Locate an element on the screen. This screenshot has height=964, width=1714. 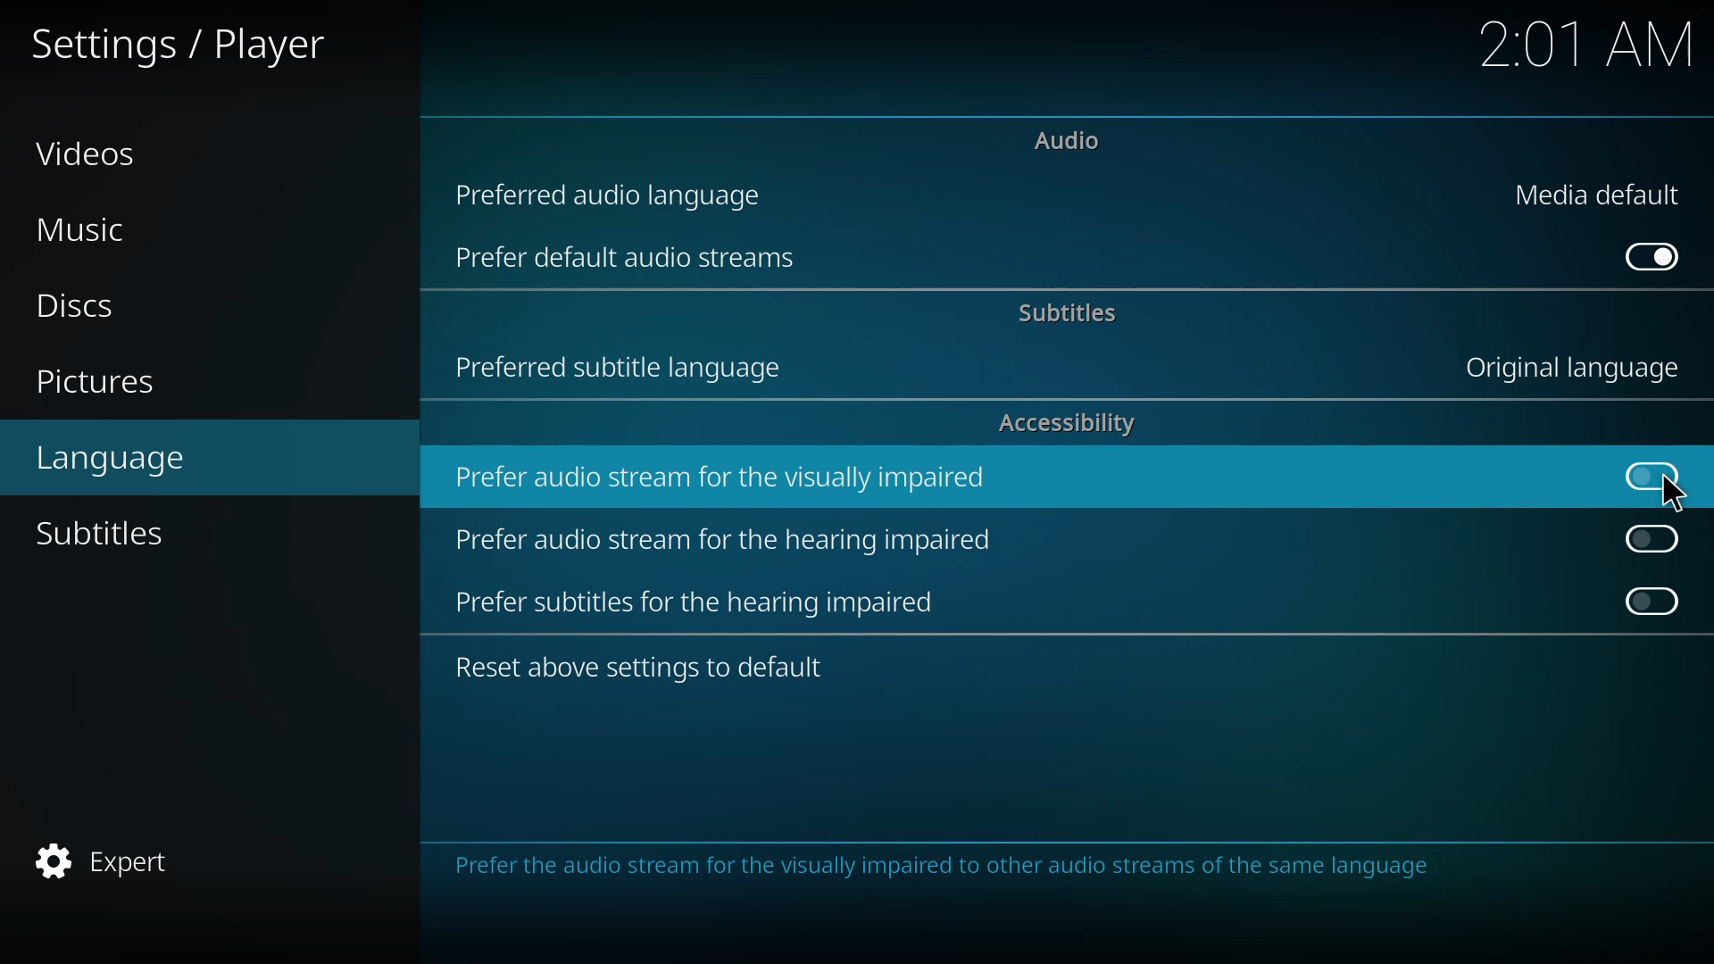
music is located at coordinates (86, 232).